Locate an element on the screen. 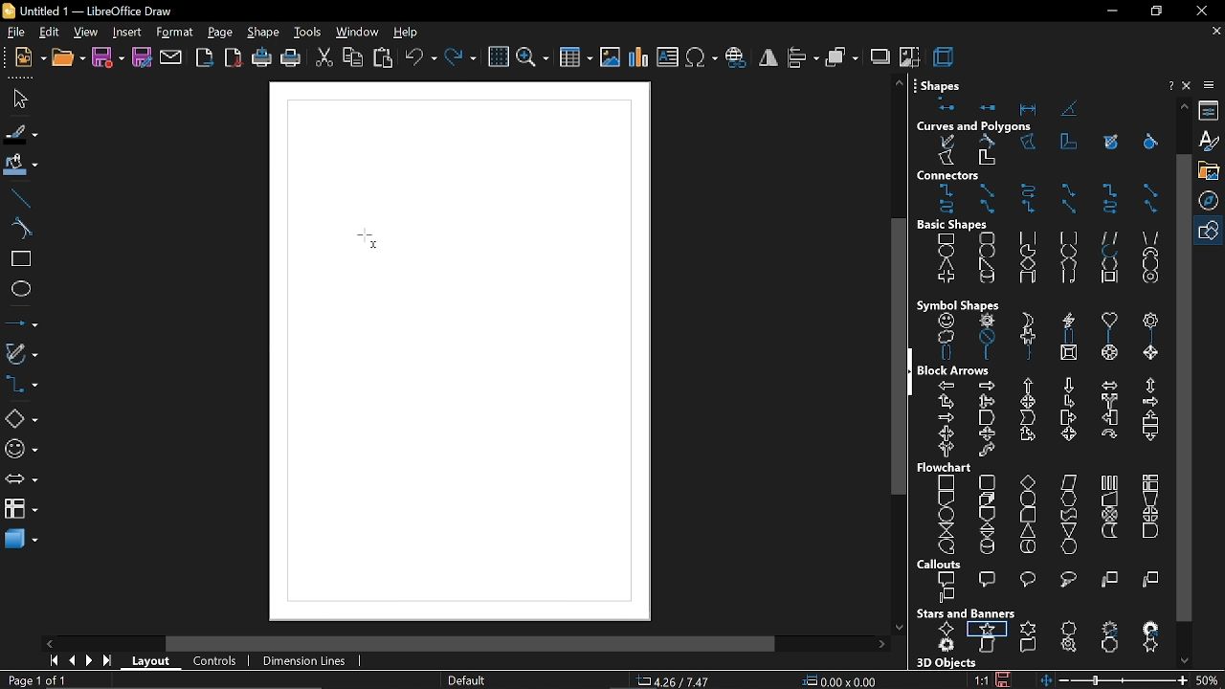  zoom is located at coordinates (533, 56).